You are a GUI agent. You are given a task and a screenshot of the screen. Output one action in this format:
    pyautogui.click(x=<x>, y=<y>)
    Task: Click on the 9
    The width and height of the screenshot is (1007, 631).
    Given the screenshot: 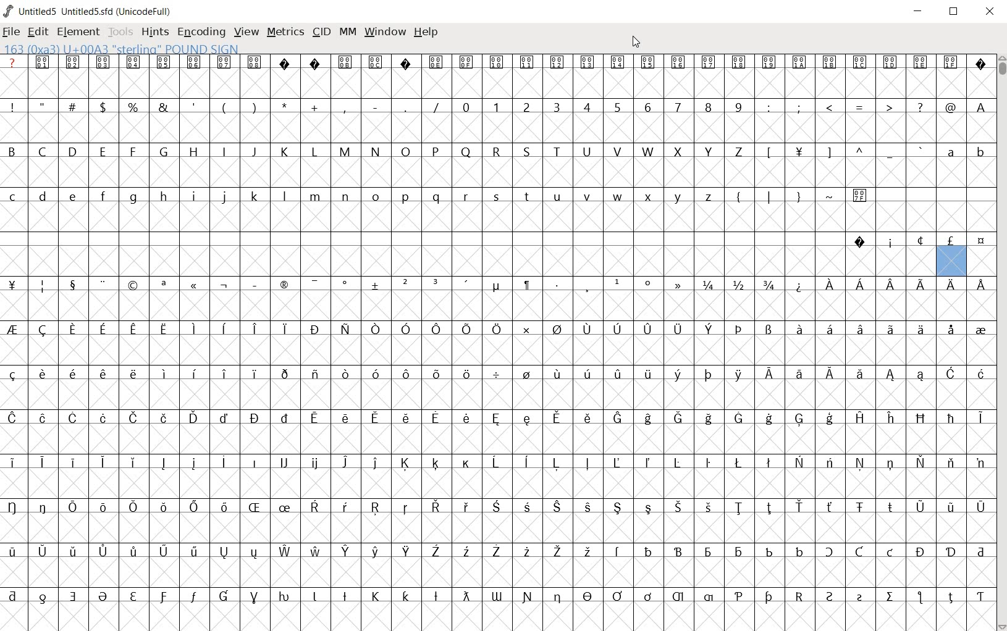 What is the action you would take?
    pyautogui.click(x=738, y=106)
    